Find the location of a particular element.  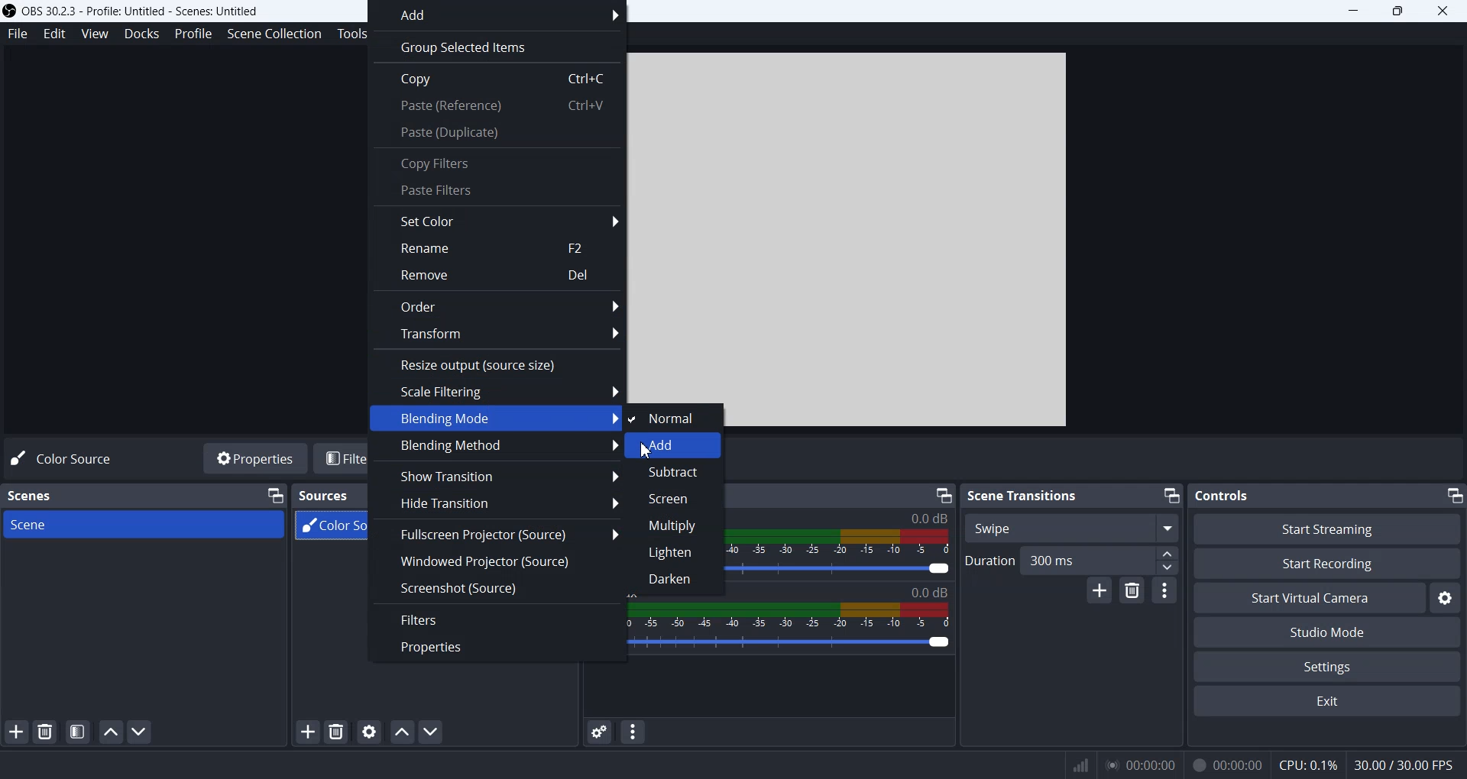

Add configurable transition is located at coordinates (1099, 590).